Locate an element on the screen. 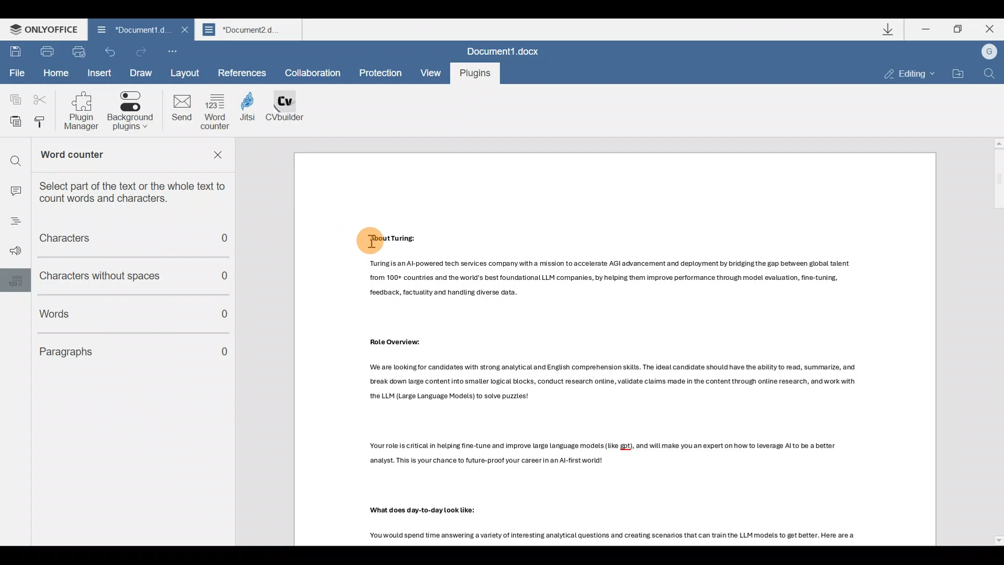 This screenshot has width=1004, height=565. Background plugins is located at coordinates (132, 111).